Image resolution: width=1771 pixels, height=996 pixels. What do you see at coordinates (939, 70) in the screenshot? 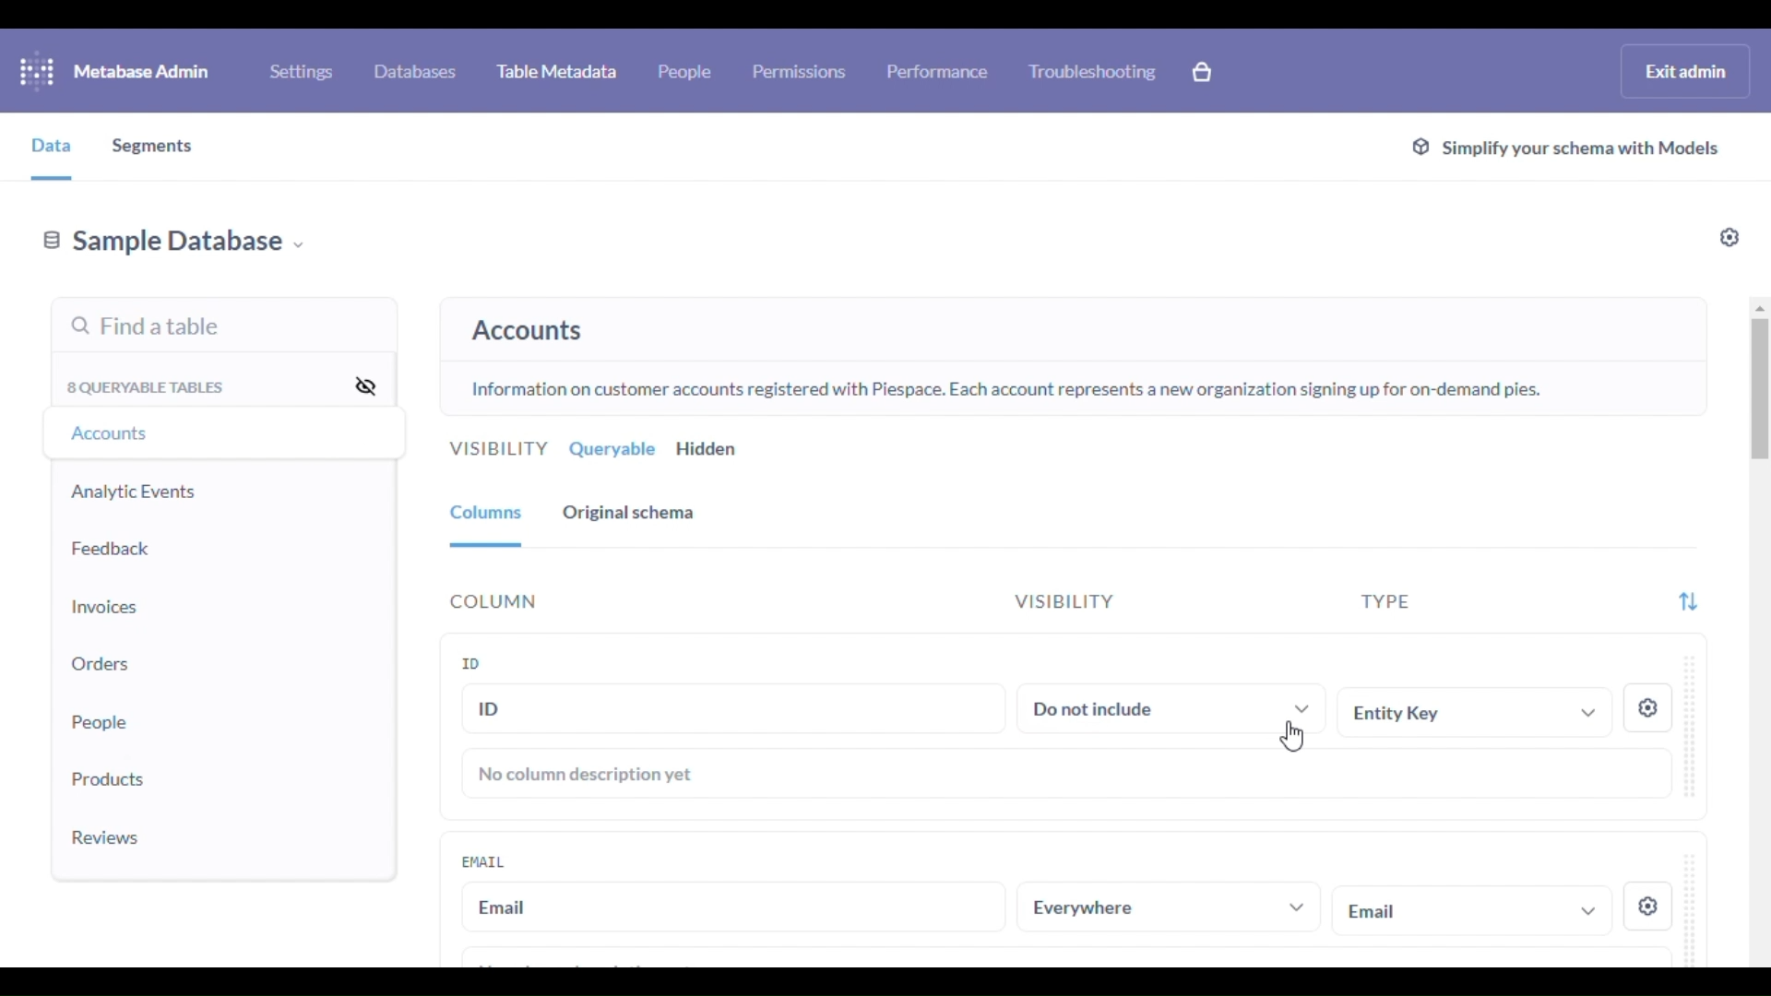
I see `performance` at bounding box center [939, 70].